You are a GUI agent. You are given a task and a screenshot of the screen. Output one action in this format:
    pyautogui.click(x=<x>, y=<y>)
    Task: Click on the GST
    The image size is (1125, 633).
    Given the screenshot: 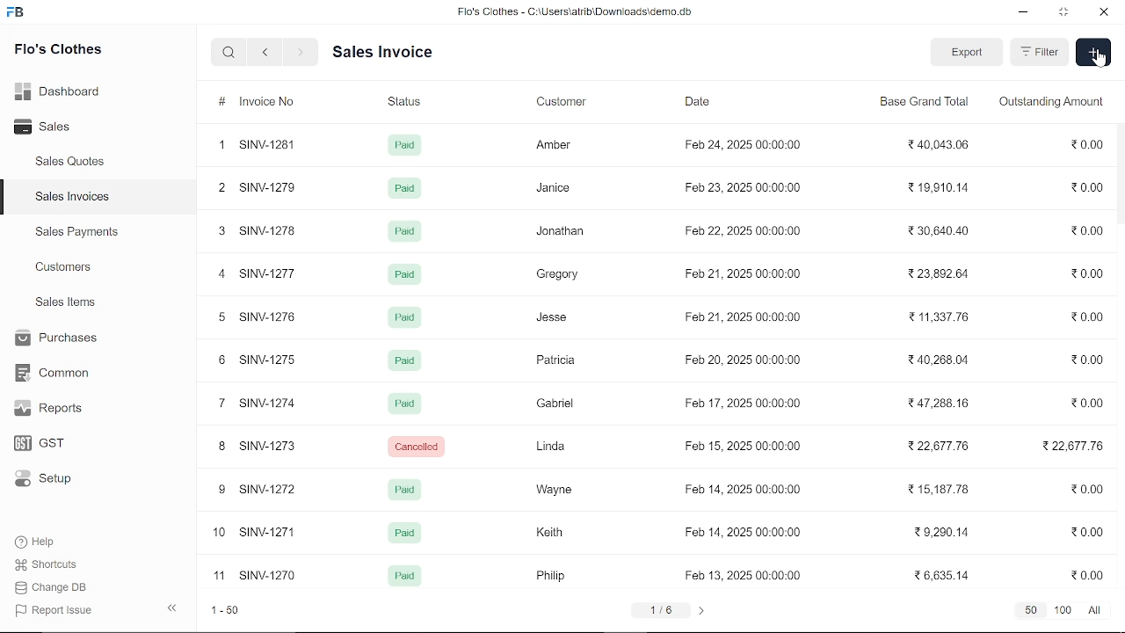 What is the action you would take?
    pyautogui.click(x=48, y=440)
    